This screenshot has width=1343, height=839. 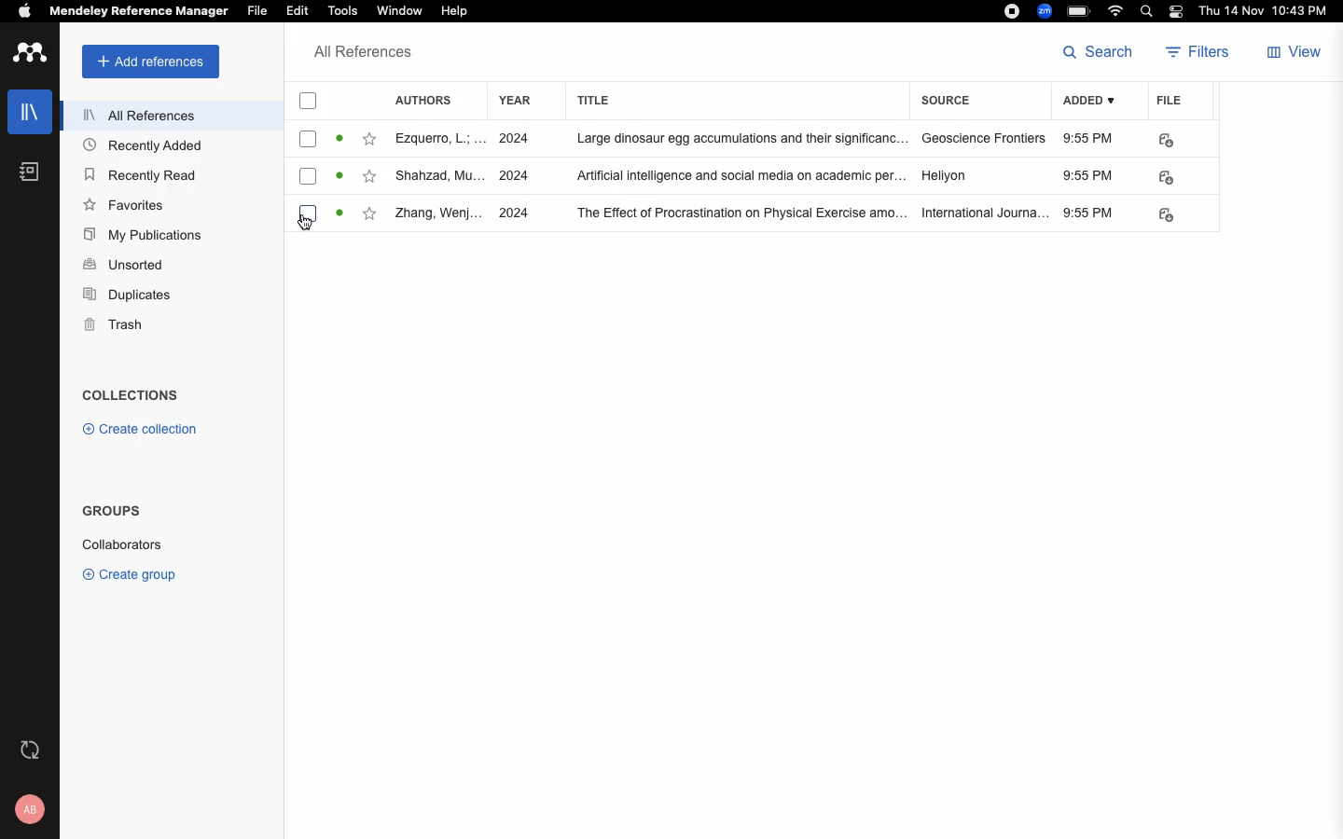 I want to click on Ezquerro, so click(x=438, y=138).